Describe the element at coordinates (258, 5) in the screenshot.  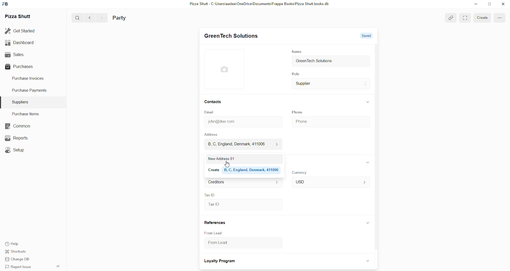
I see `Pizza Shutt - C:\Users\aadee\OneDrive\Documents\Frappe Books\Pizza Shutt books.db` at that location.